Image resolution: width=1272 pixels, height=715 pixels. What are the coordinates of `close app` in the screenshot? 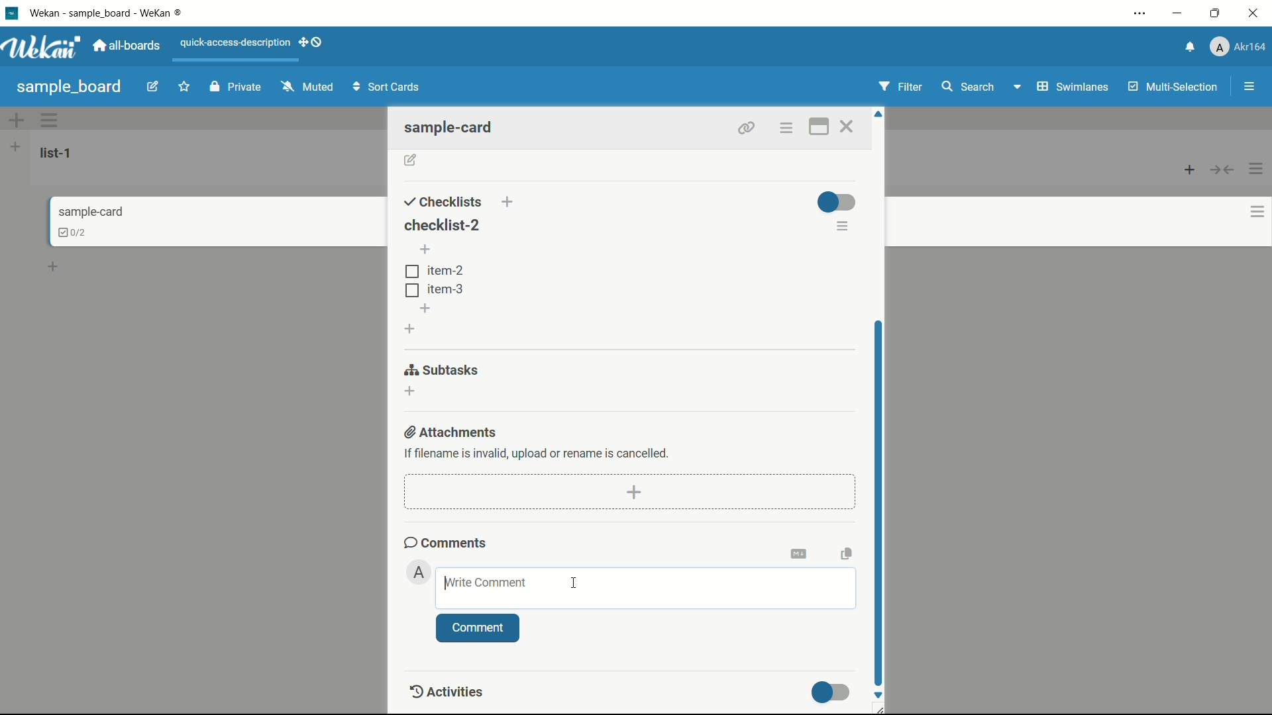 It's located at (1255, 13).